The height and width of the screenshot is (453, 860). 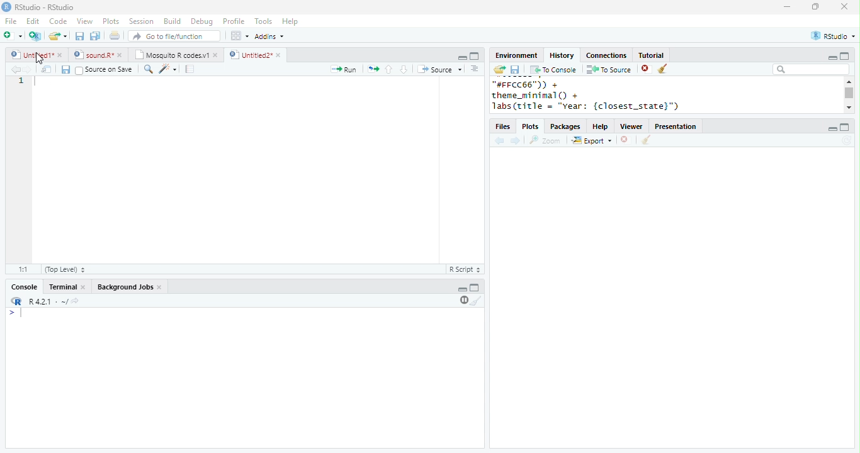 I want to click on Debug, so click(x=202, y=22).